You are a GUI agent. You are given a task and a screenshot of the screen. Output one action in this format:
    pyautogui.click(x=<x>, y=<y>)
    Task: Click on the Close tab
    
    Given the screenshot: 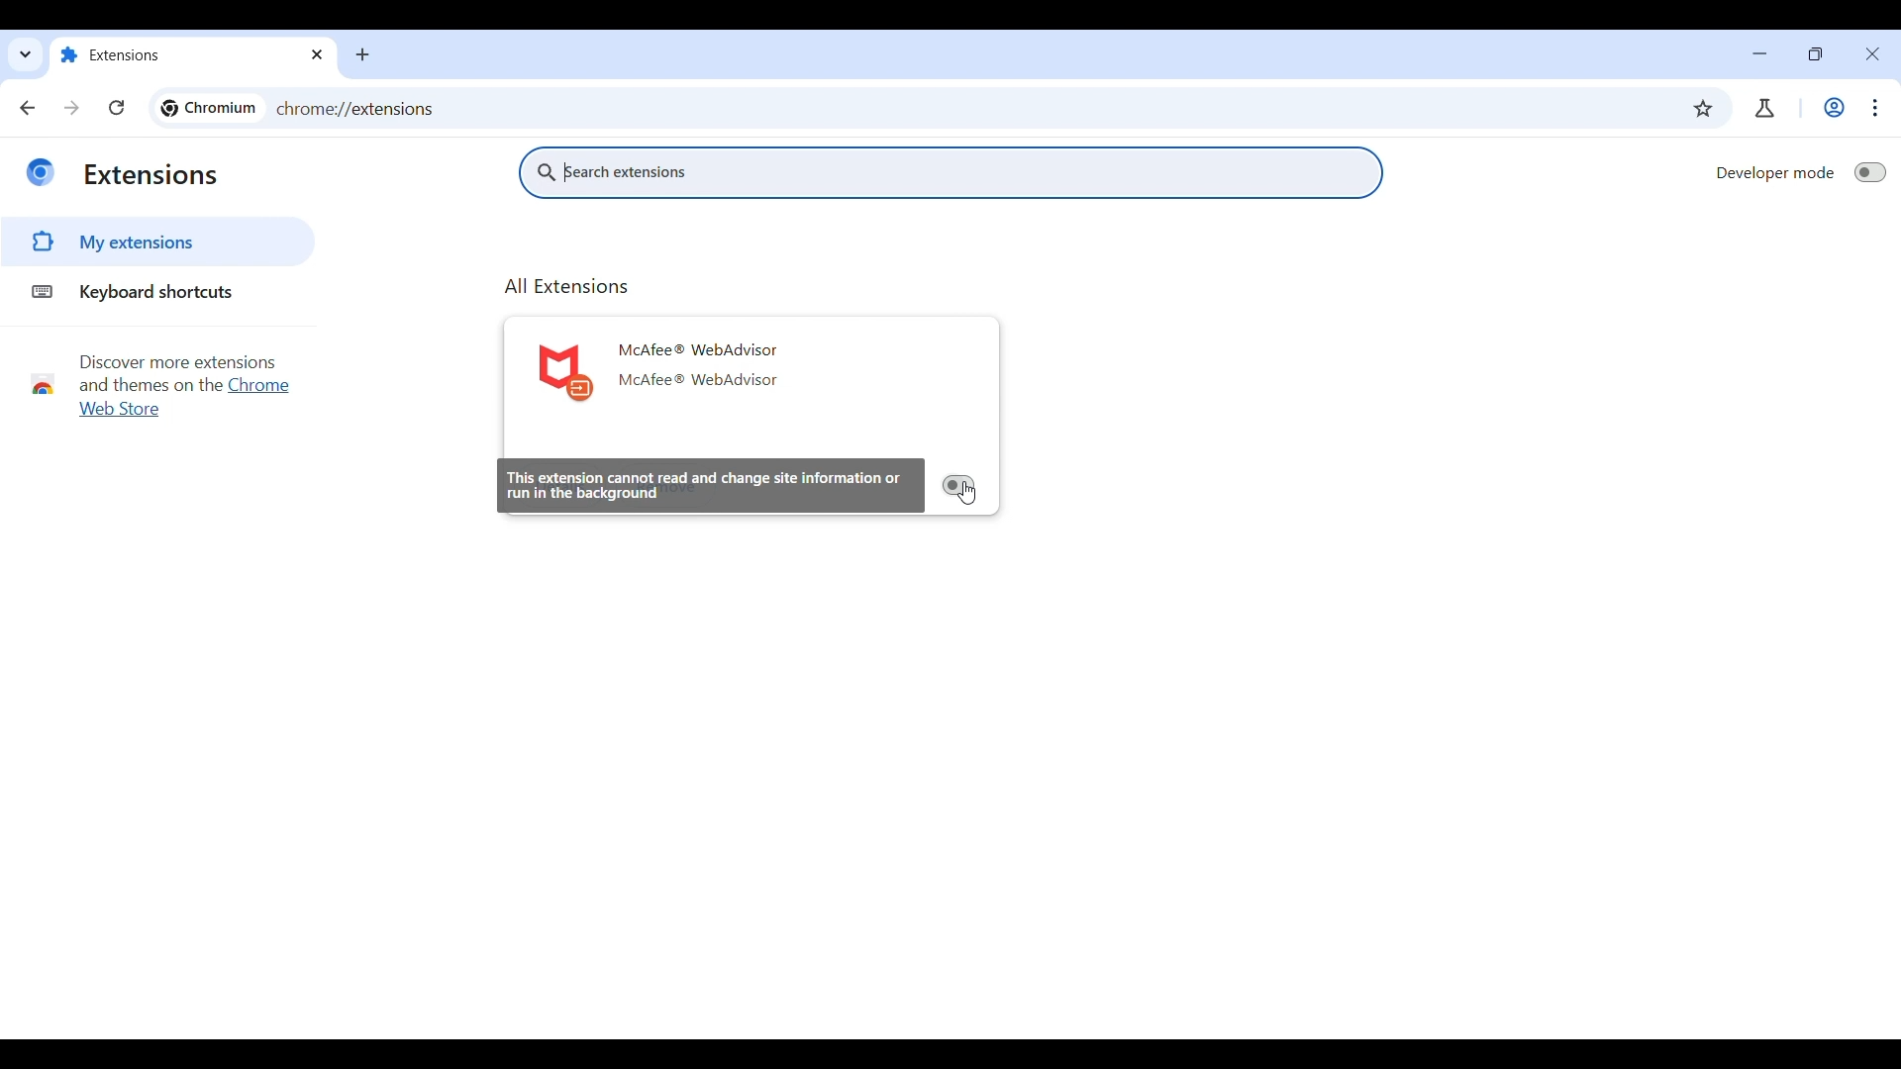 What is the action you would take?
    pyautogui.click(x=319, y=54)
    